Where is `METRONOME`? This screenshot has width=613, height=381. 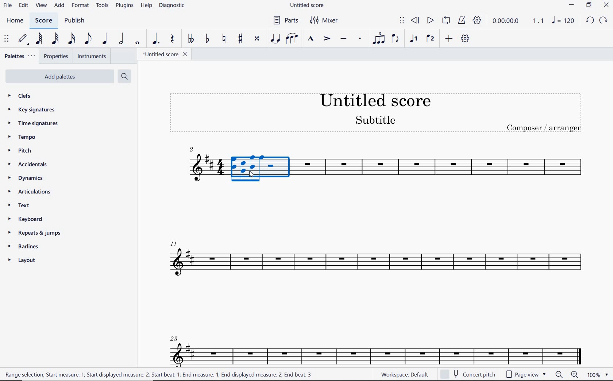 METRONOME is located at coordinates (462, 20).